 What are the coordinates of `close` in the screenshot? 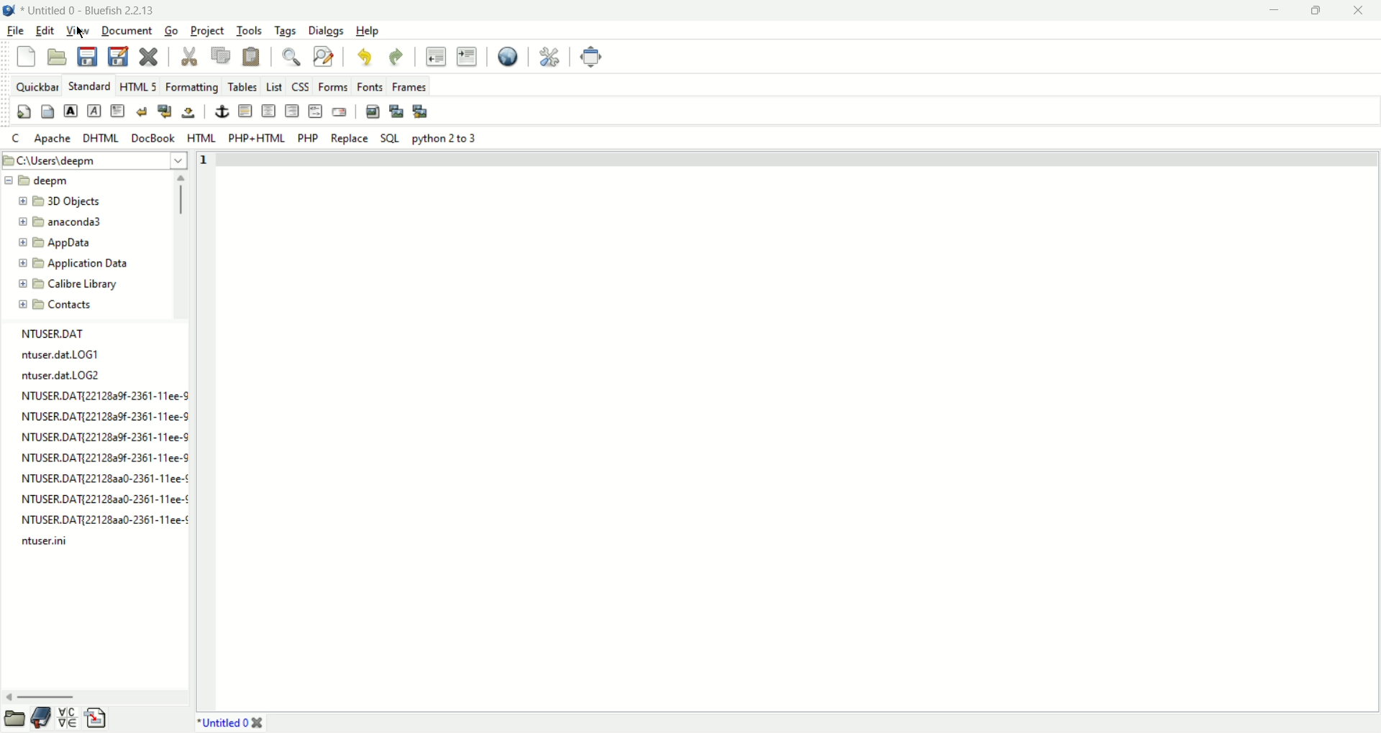 It's located at (257, 724).